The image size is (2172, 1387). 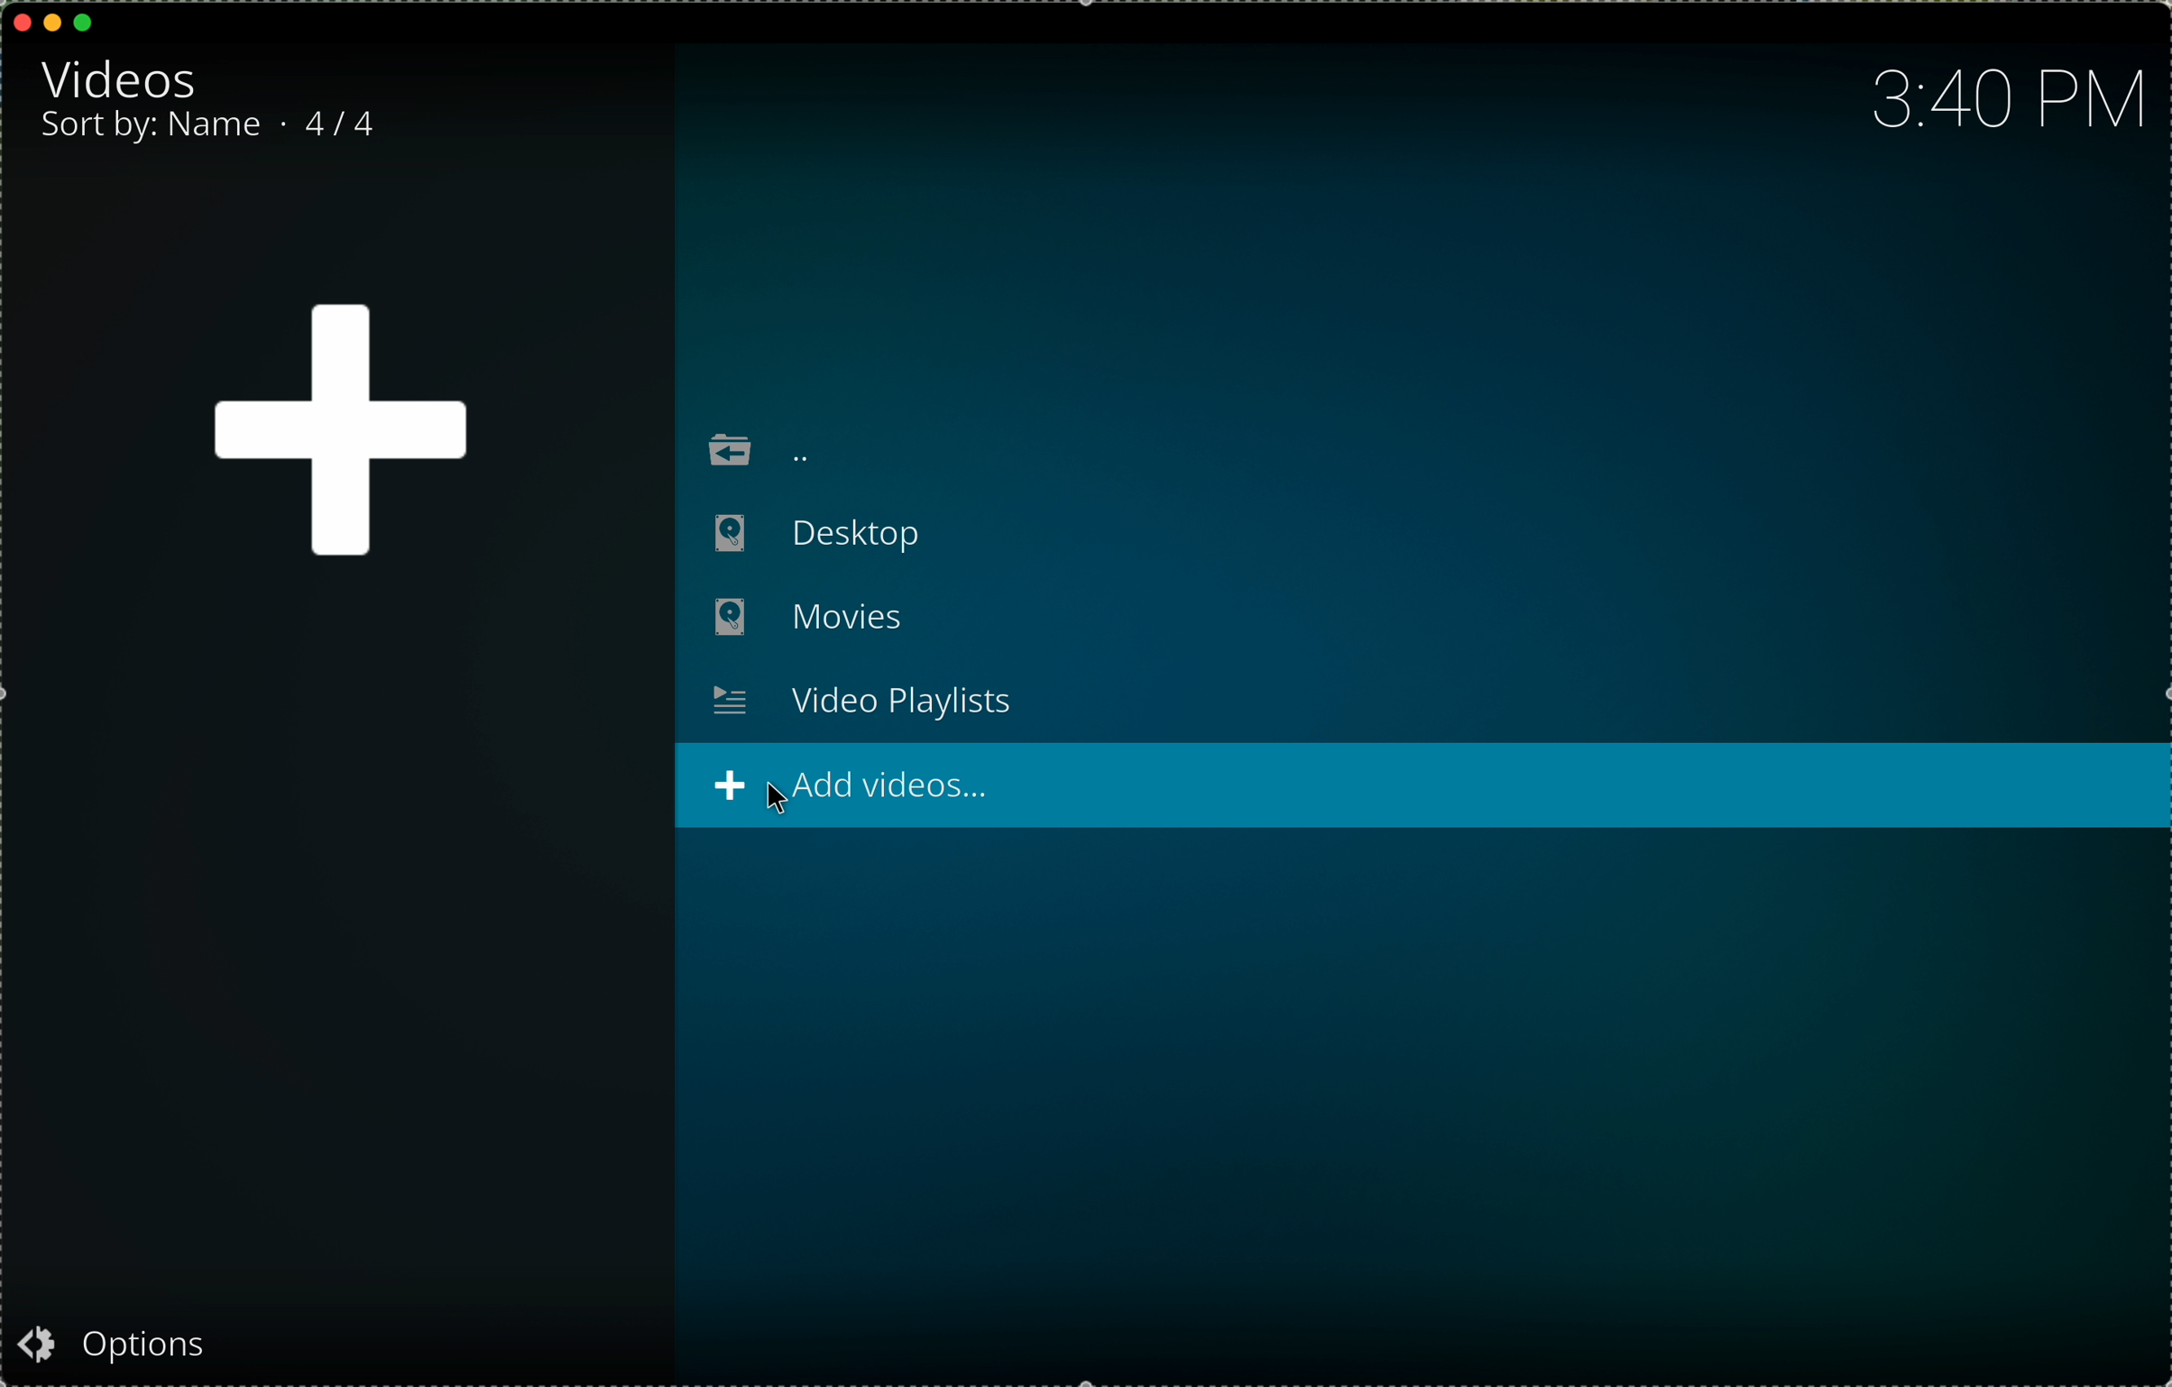 I want to click on cursor, so click(x=778, y=810).